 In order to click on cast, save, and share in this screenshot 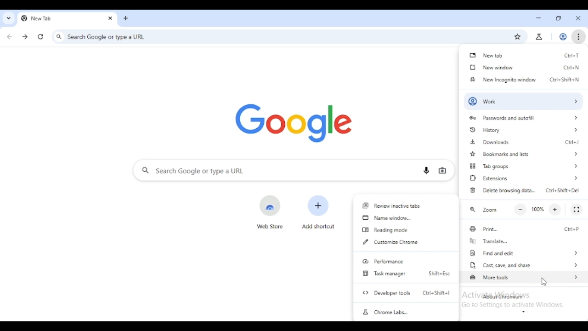, I will do `click(523, 265)`.